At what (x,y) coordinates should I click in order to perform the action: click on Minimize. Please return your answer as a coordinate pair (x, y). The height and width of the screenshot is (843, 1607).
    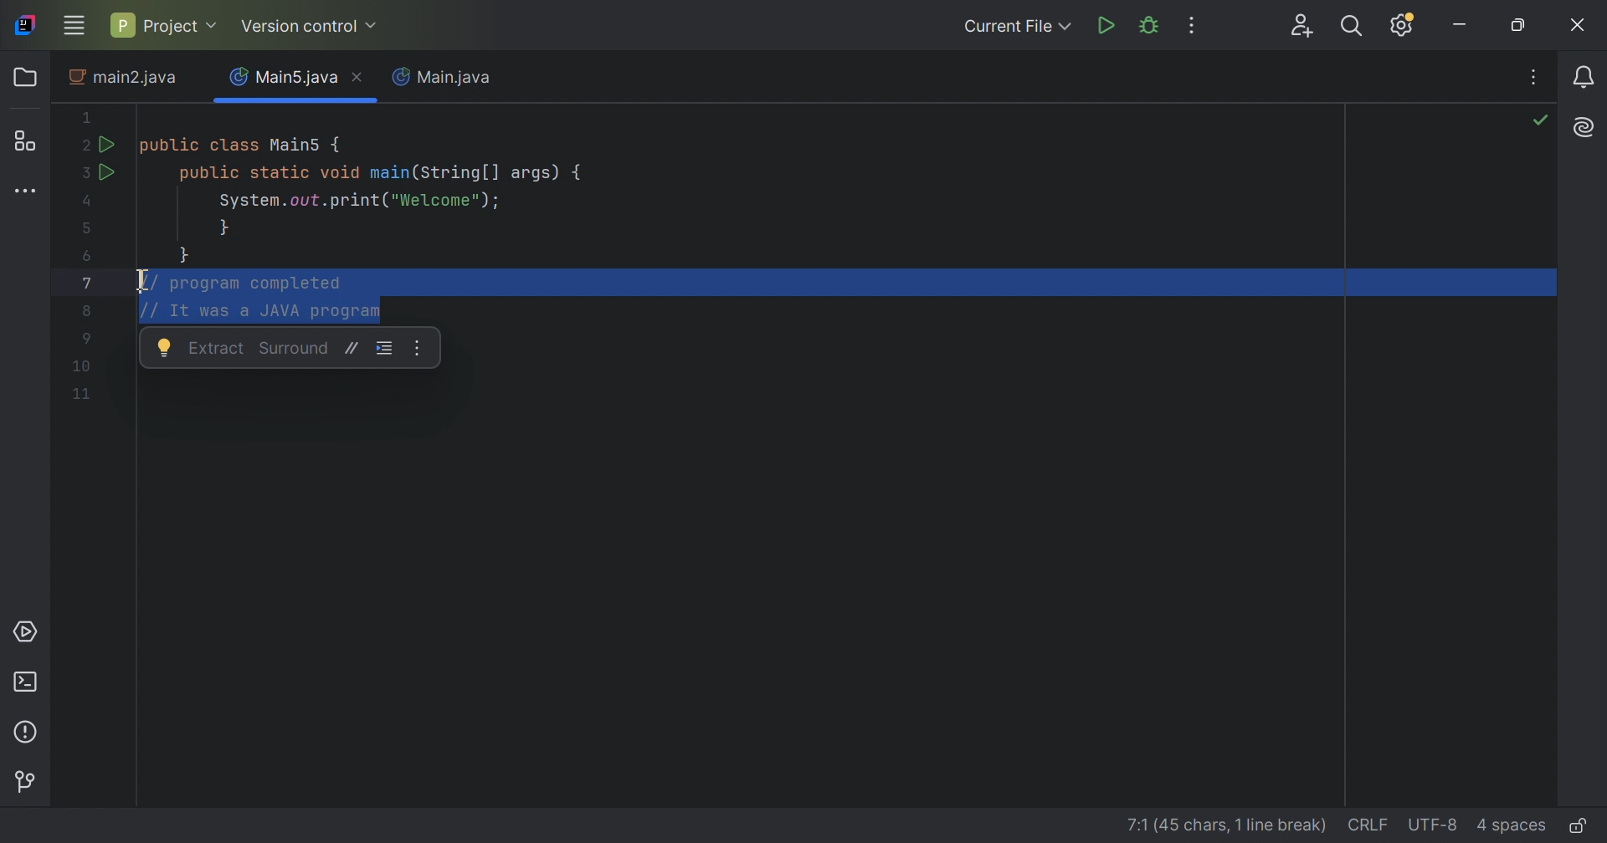
    Looking at the image, I should click on (1460, 29).